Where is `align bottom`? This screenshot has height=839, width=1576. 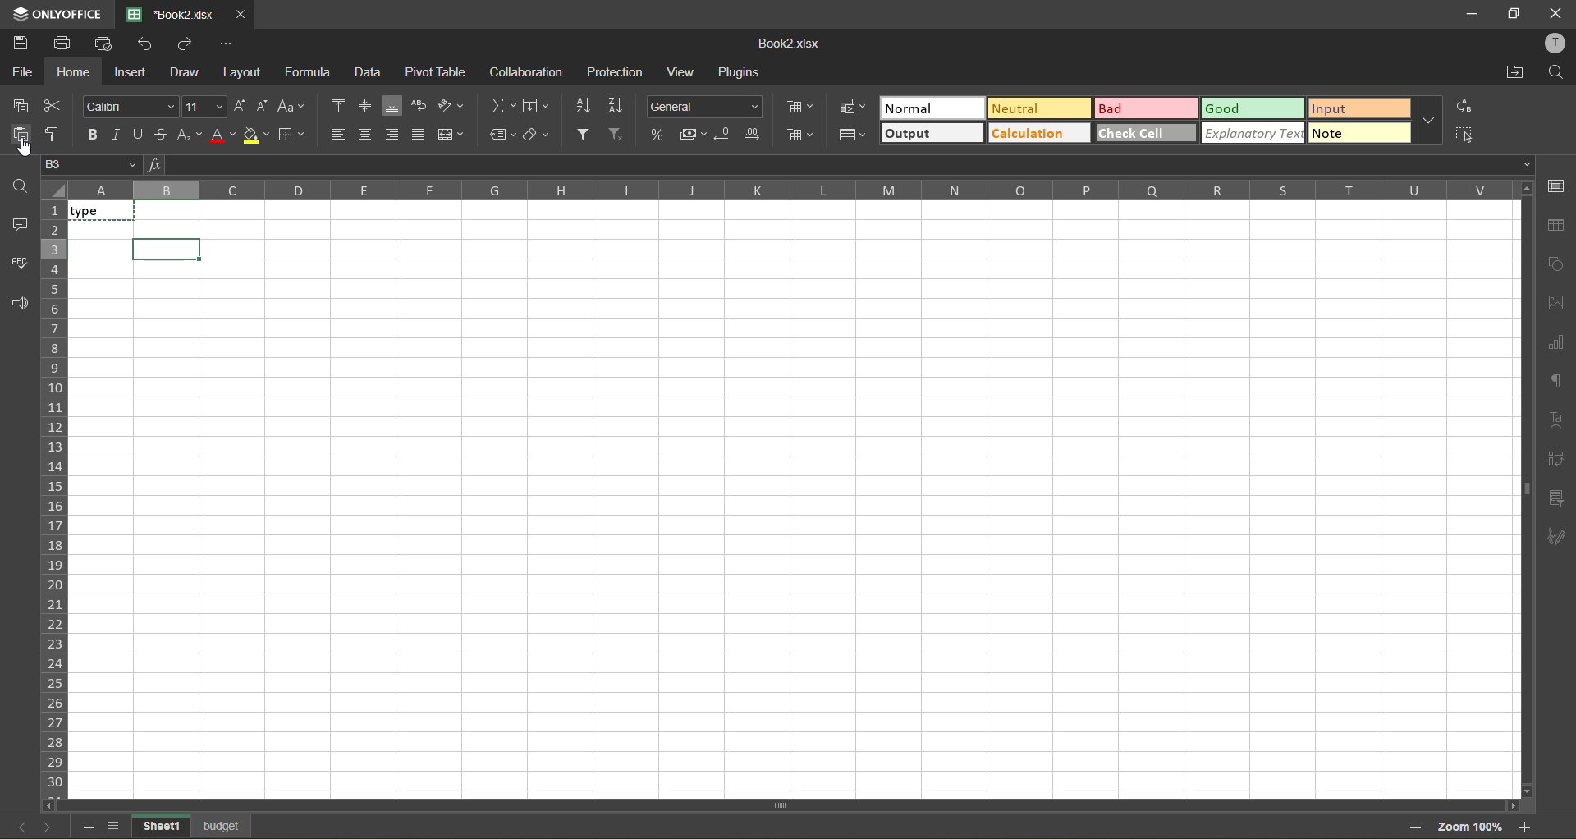 align bottom is located at coordinates (391, 105).